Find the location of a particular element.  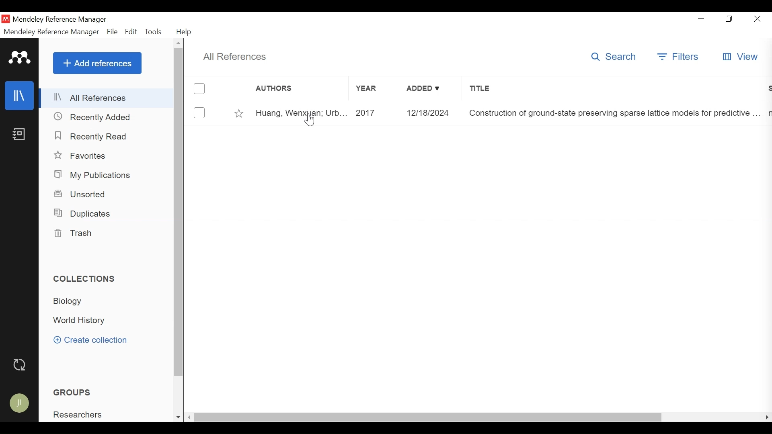

Mendeley Desktop Icon is located at coordinates (6, 19).